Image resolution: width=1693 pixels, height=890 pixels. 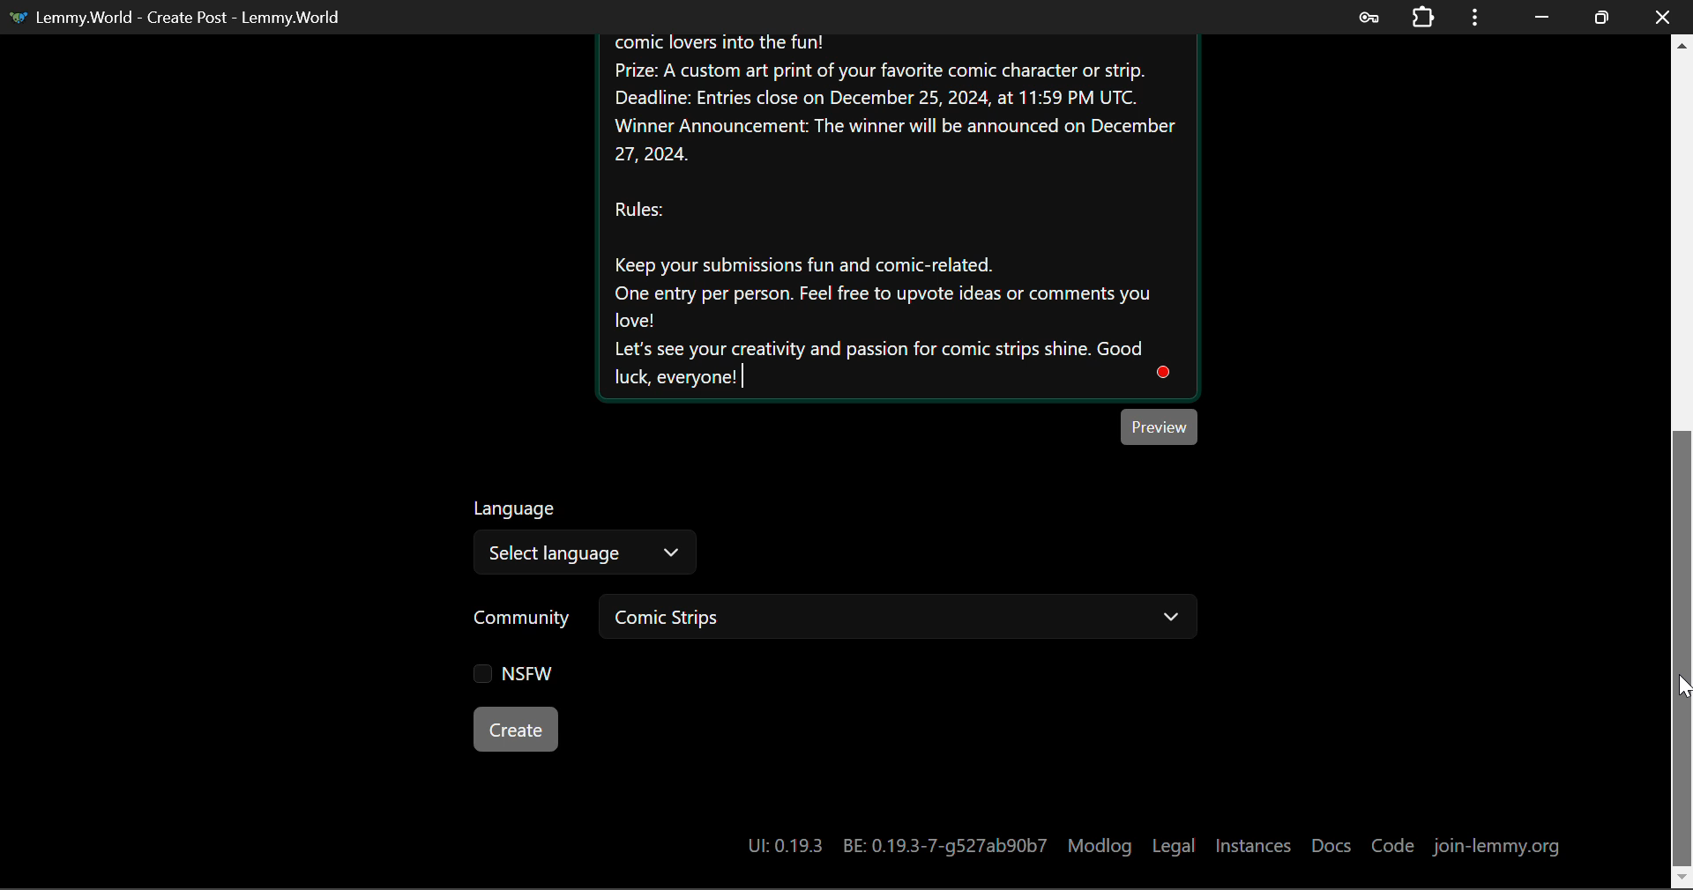 What do you see at coordinates (183, 17) in the screenshot?
I see `Lemmy.World- Create Post - Lemmy.World` at bounding box center [183, 17].